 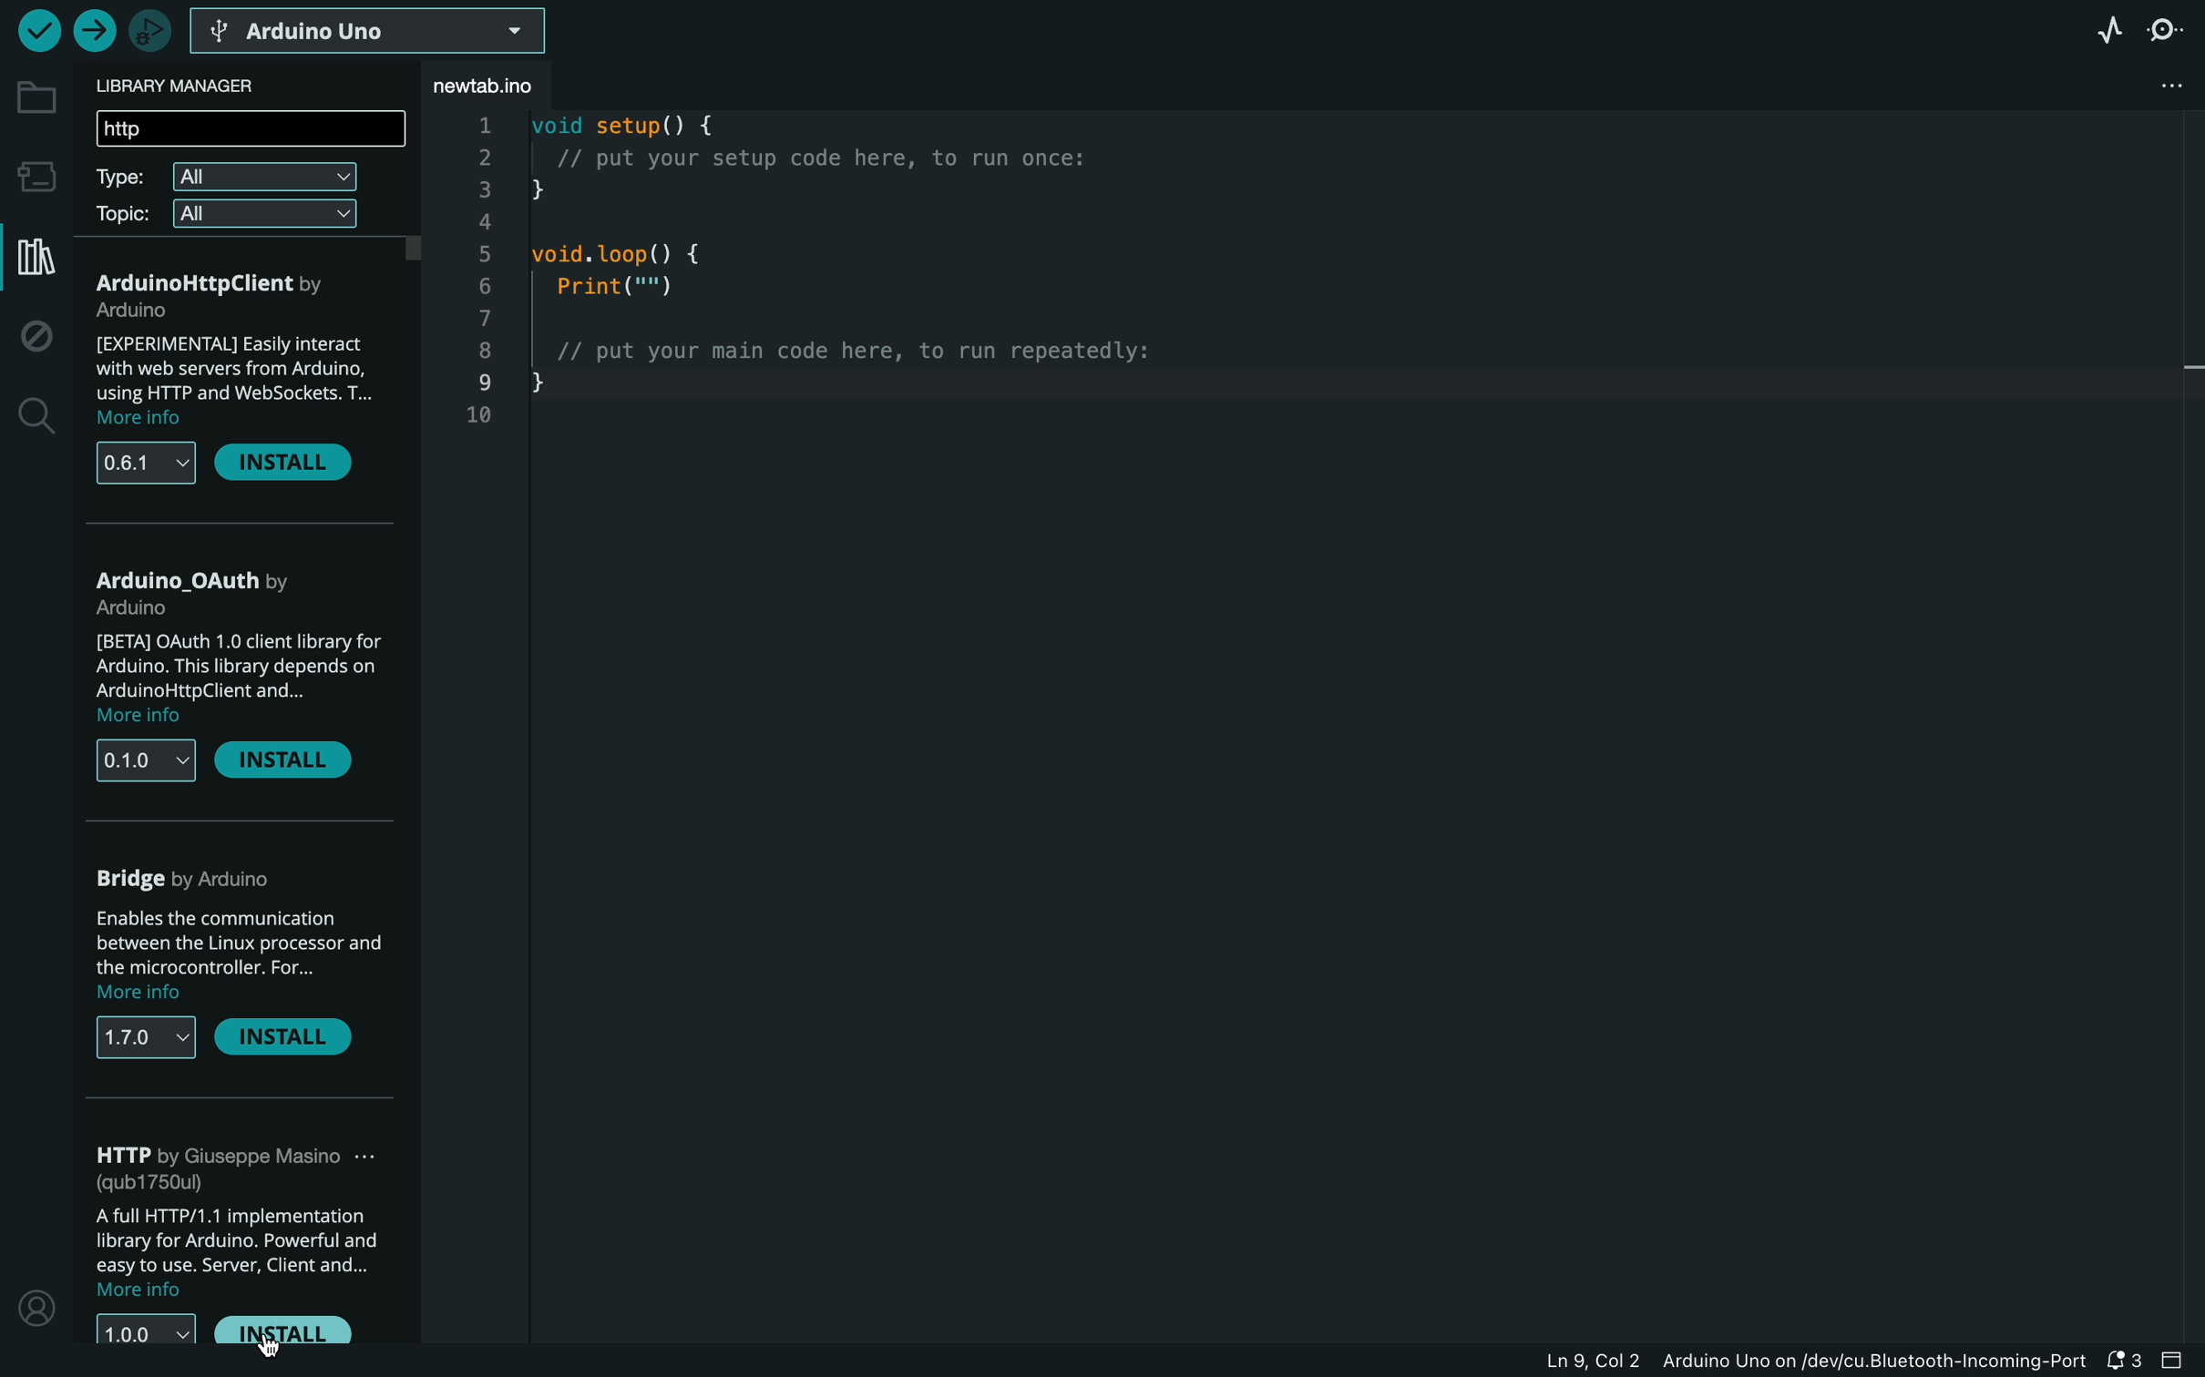 I want to click on cursor, so click(x=263, y=1343).